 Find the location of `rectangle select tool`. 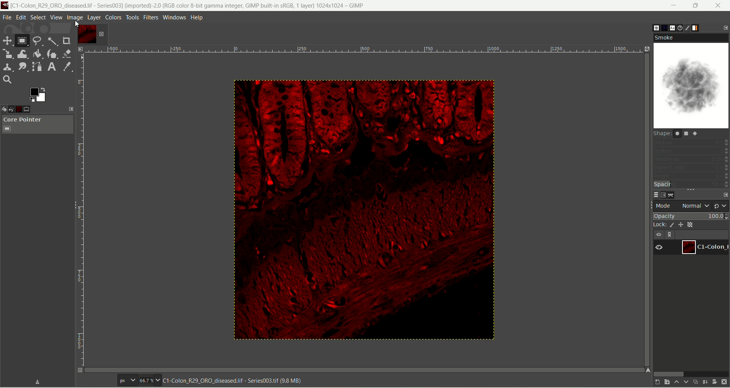

rectangle select tool is located at coordinates (24, 40).